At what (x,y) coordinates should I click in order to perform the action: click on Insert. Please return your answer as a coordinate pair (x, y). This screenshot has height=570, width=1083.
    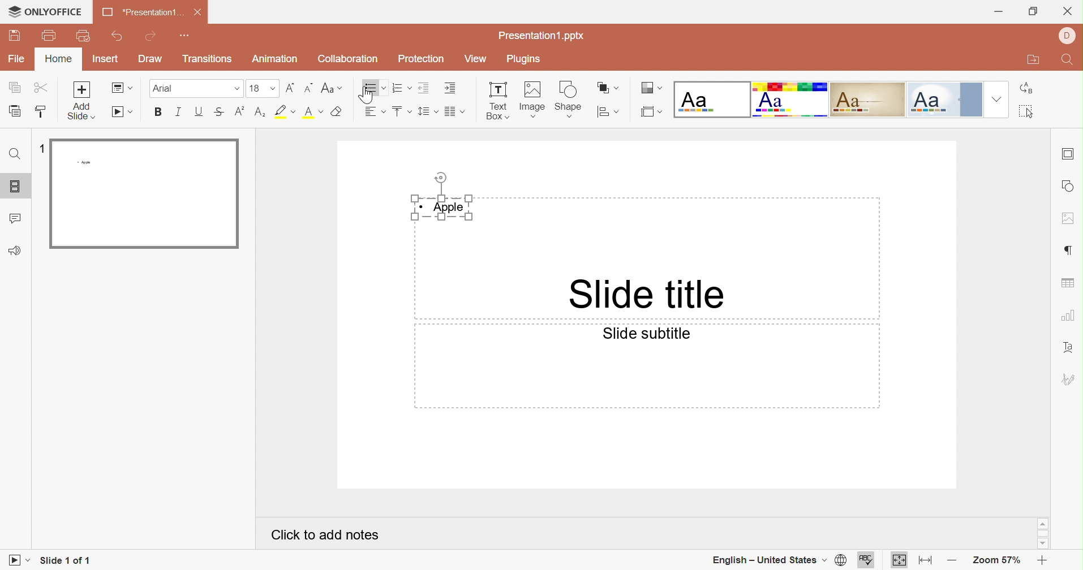
    Looking at the image, I should click on (106, 60).